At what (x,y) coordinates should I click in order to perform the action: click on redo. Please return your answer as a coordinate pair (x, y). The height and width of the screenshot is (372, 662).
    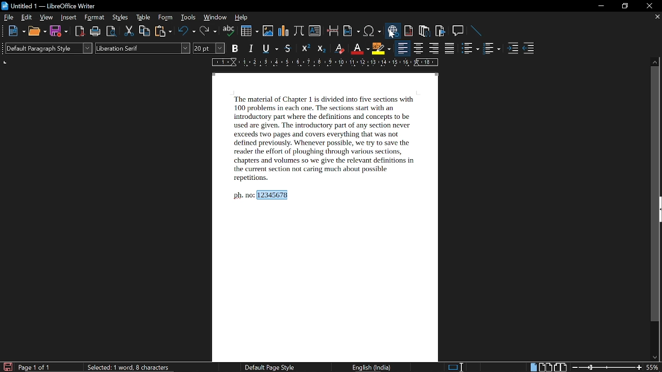
    Looking at the image, I should click on (207, 32).